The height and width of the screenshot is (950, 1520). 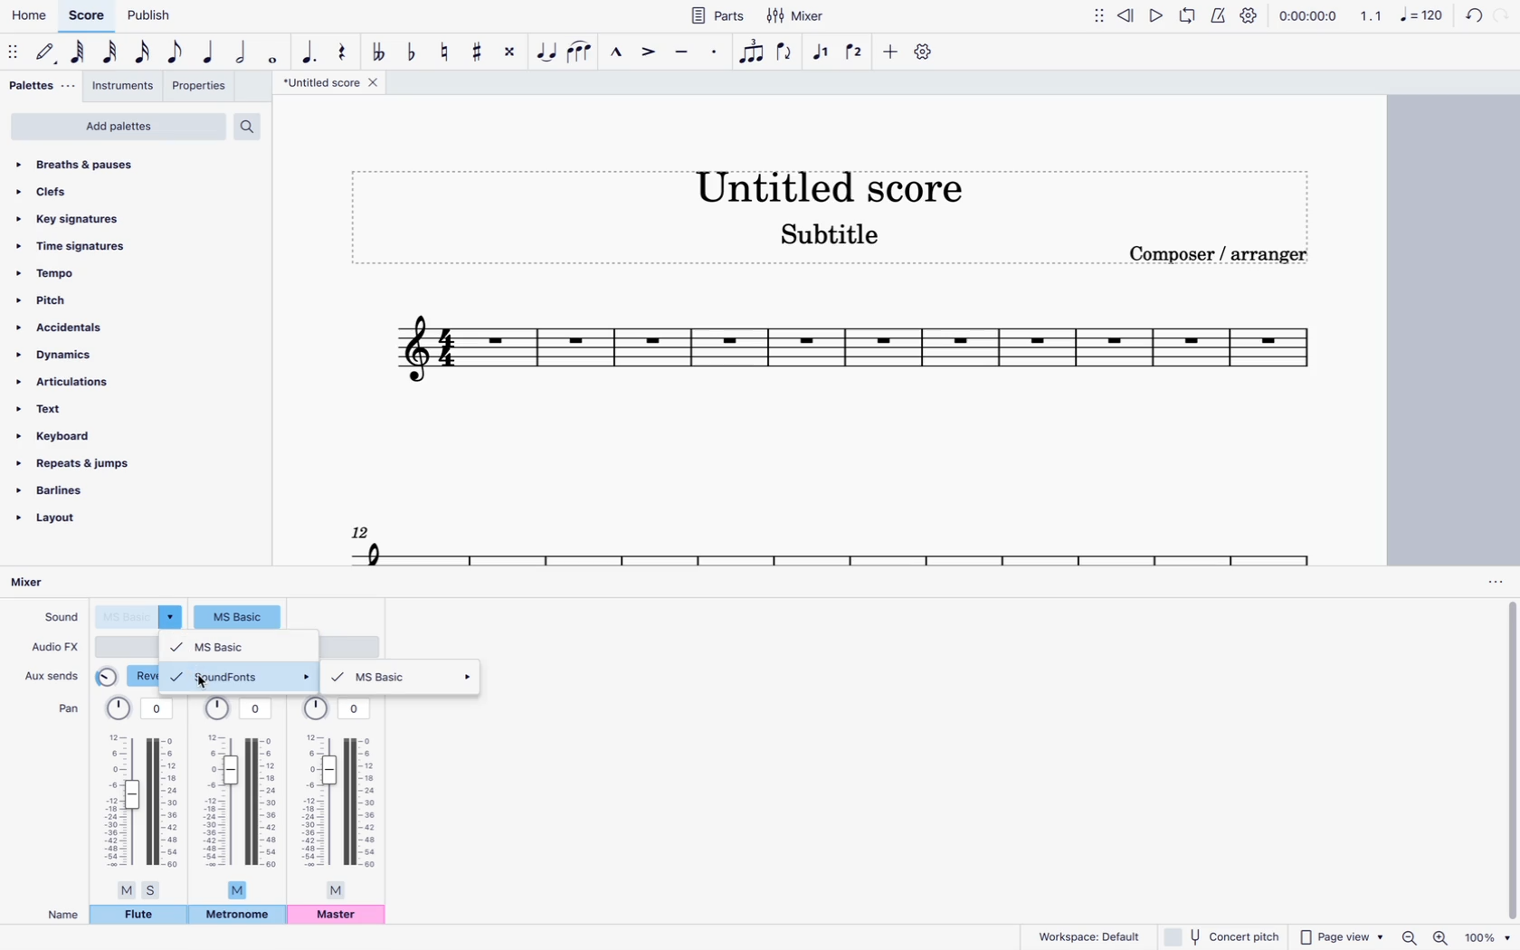 What do you see at coordinates (1511, 761) in the screenshot?
I see `vertical scrollbar` at bounding box center [1511, 761].